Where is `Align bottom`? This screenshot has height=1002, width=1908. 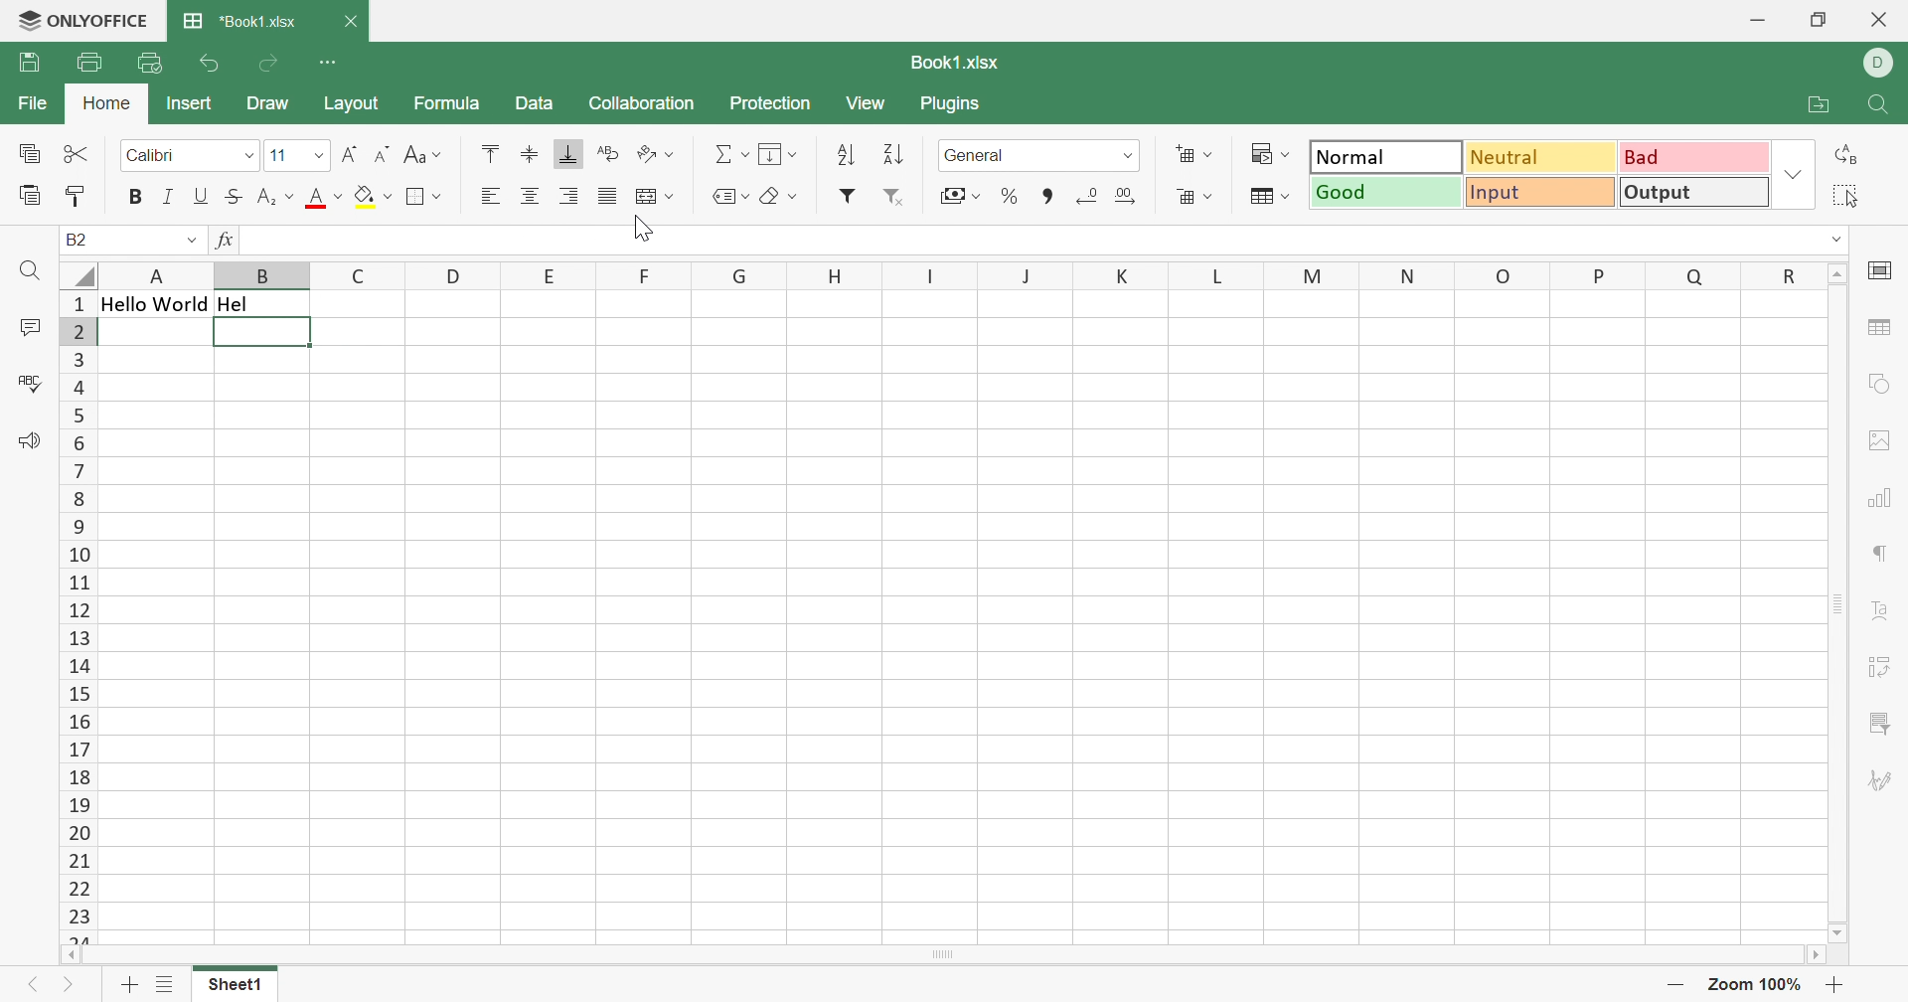
Align bottom is located at coordinates (569, 153).